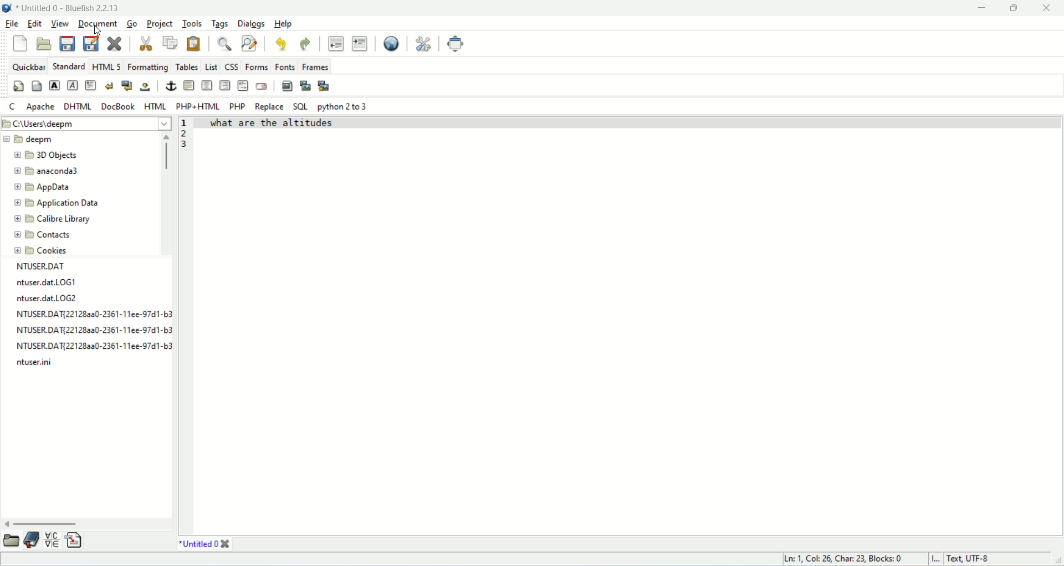 The height and width of the screenshot is (566, 1064). I want to click on show find bar, so click(226, 44).